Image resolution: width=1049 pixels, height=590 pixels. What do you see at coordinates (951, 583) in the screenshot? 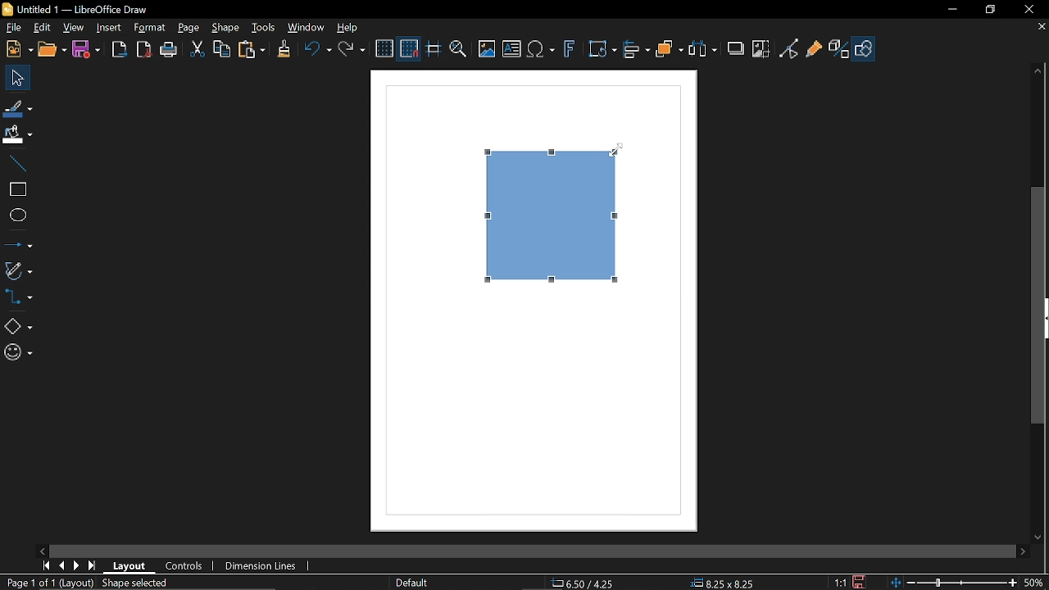
I see `Zoom control` at bounding box center [951, 583].